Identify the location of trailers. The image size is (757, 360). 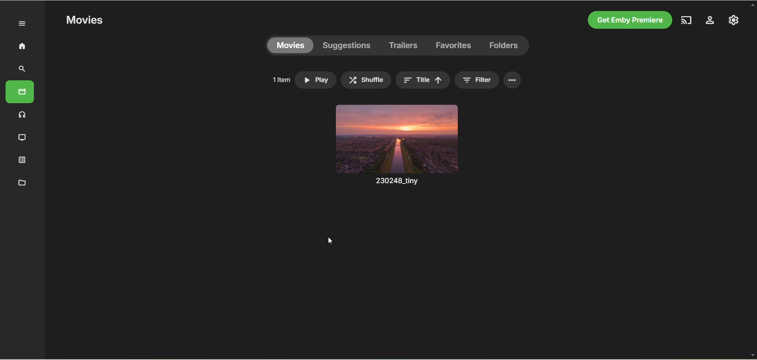
(404, 45).